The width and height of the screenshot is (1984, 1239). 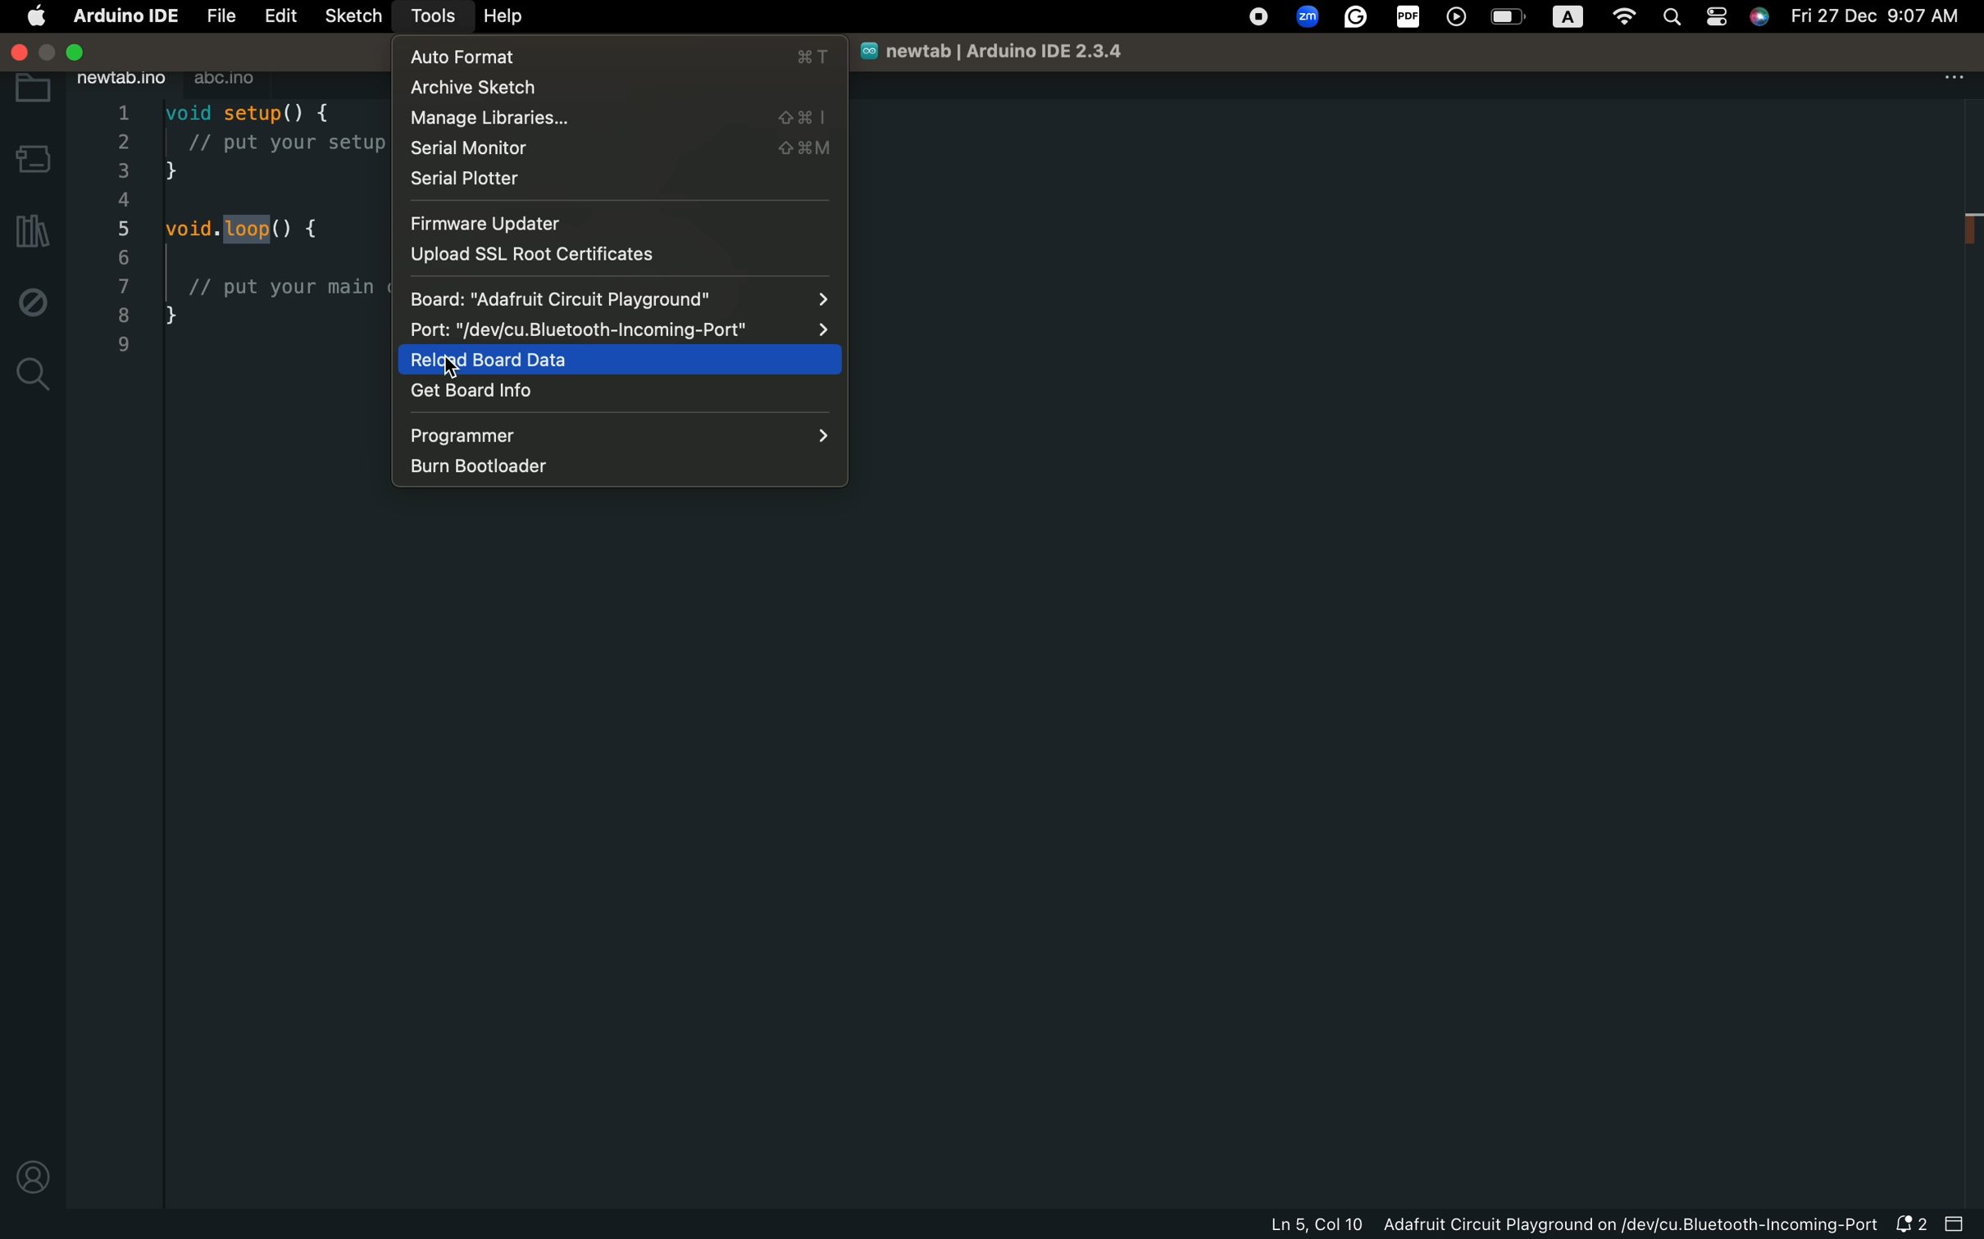 I want to click on notification, so click(x=1909, y=1226).